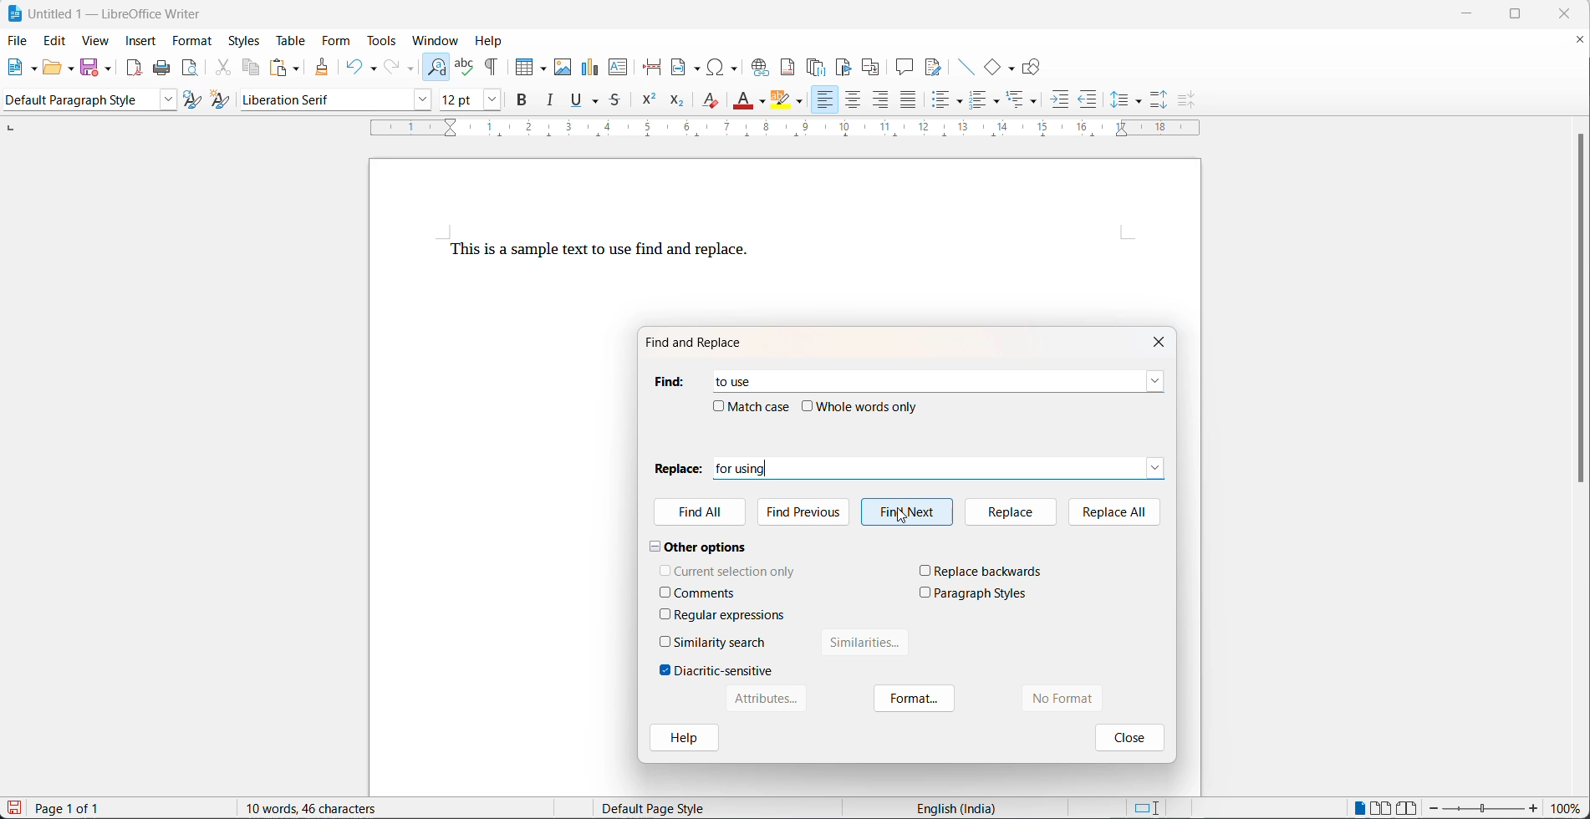 The height and width of the screenshot is (819, 1590). I want to click on font color, so click(762, 102).